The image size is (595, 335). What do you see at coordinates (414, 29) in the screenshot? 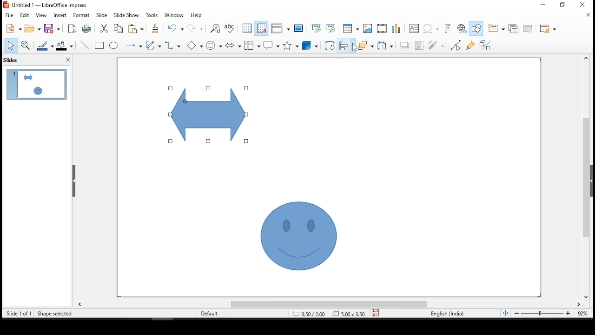
I see `text box` at bounding box center [414, 29].